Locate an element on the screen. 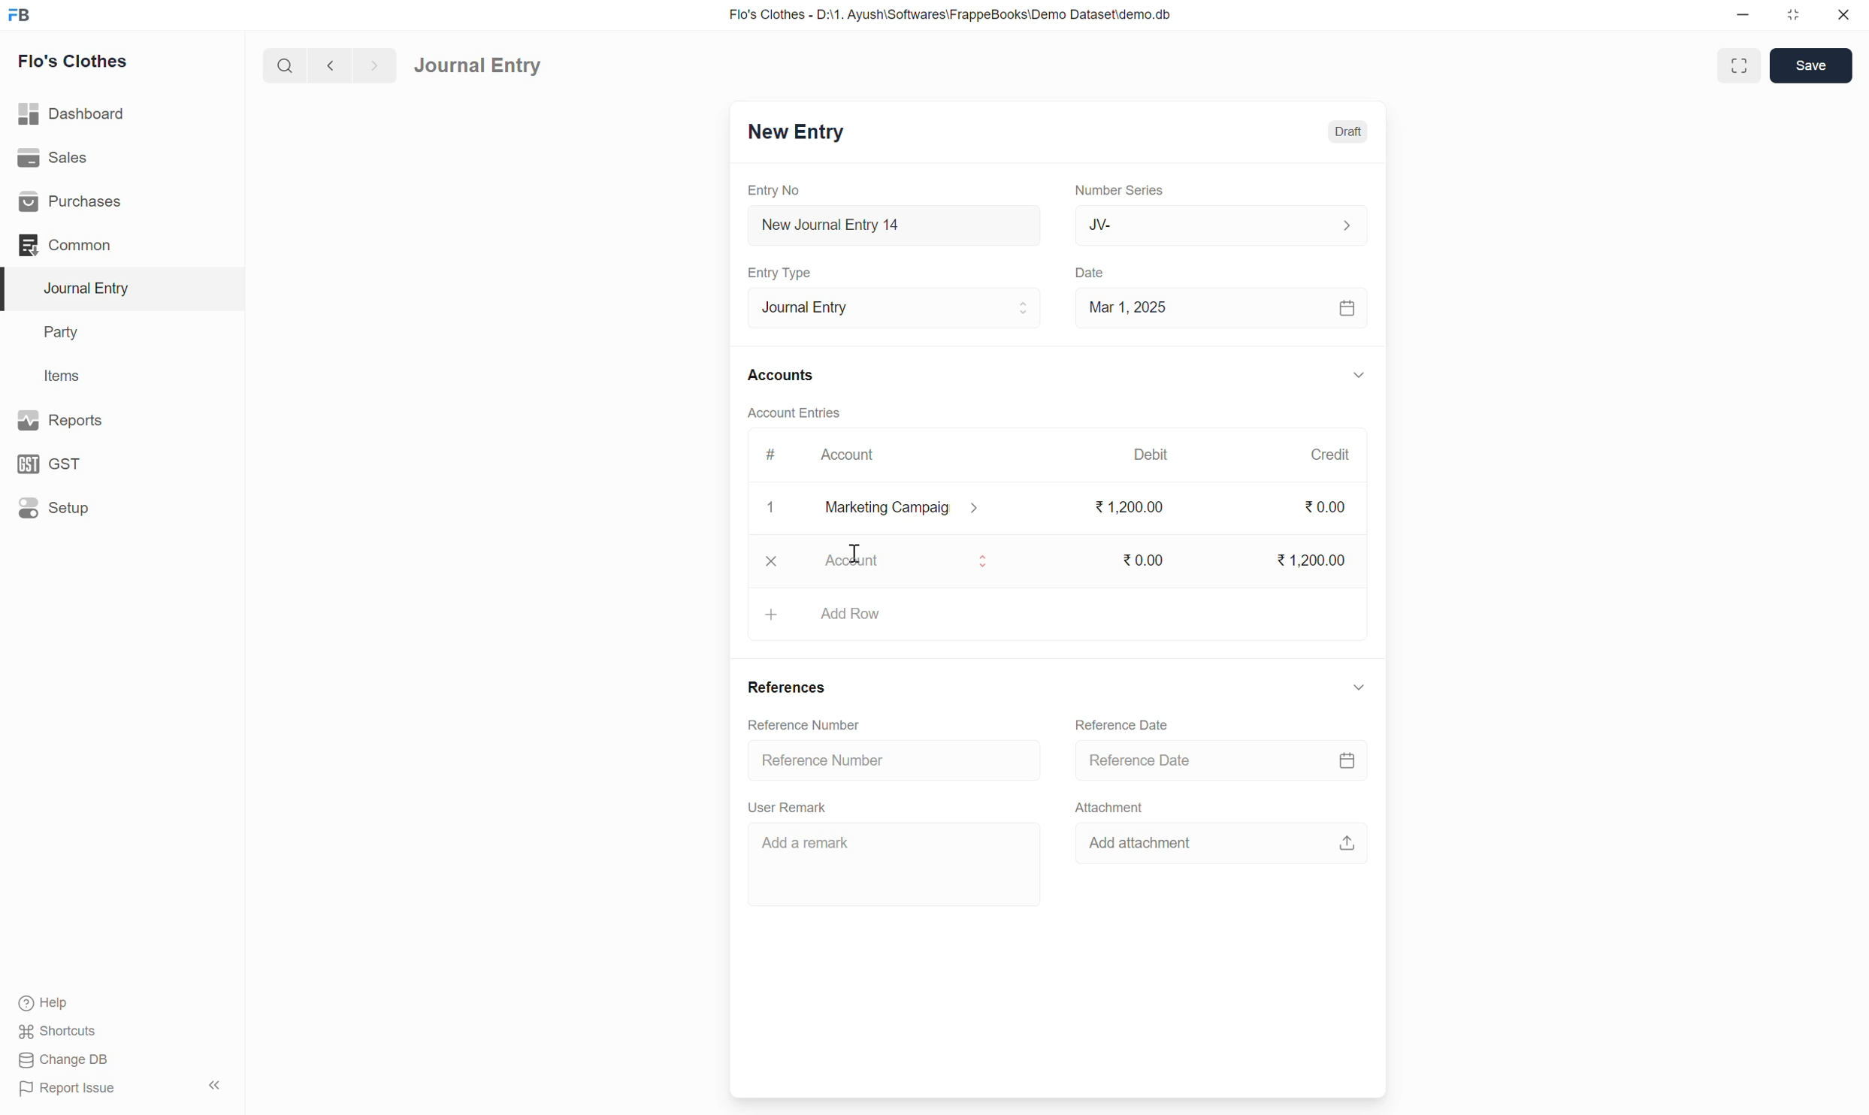 This screenshot has width=1869, height=1115. cursor is located at coordinates (855, 558).